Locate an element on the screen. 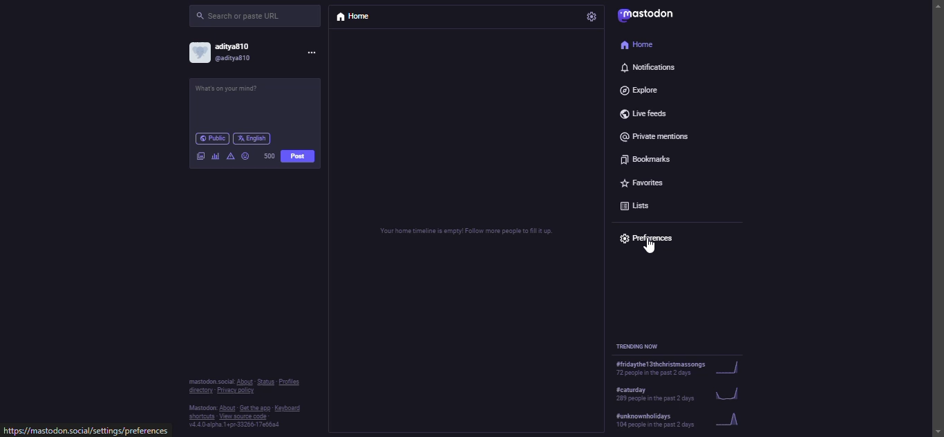  cursor is located at coordinates (646, 246).